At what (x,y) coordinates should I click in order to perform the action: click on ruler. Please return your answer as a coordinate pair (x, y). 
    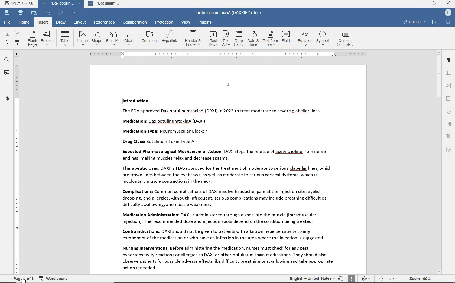
    Looking at the image, I should click on (17, 169).